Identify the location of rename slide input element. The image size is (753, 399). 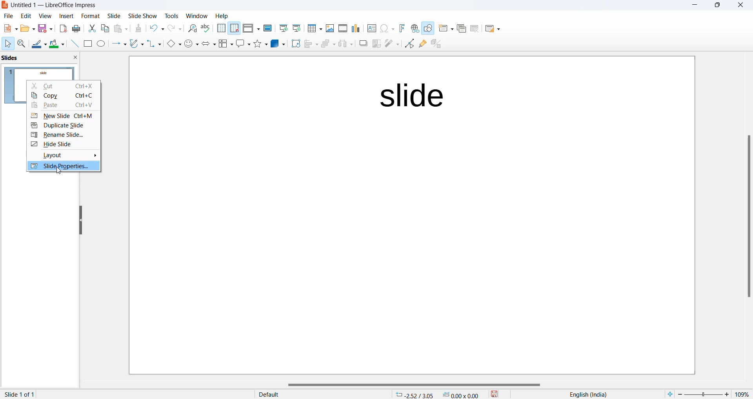
(62, 136).